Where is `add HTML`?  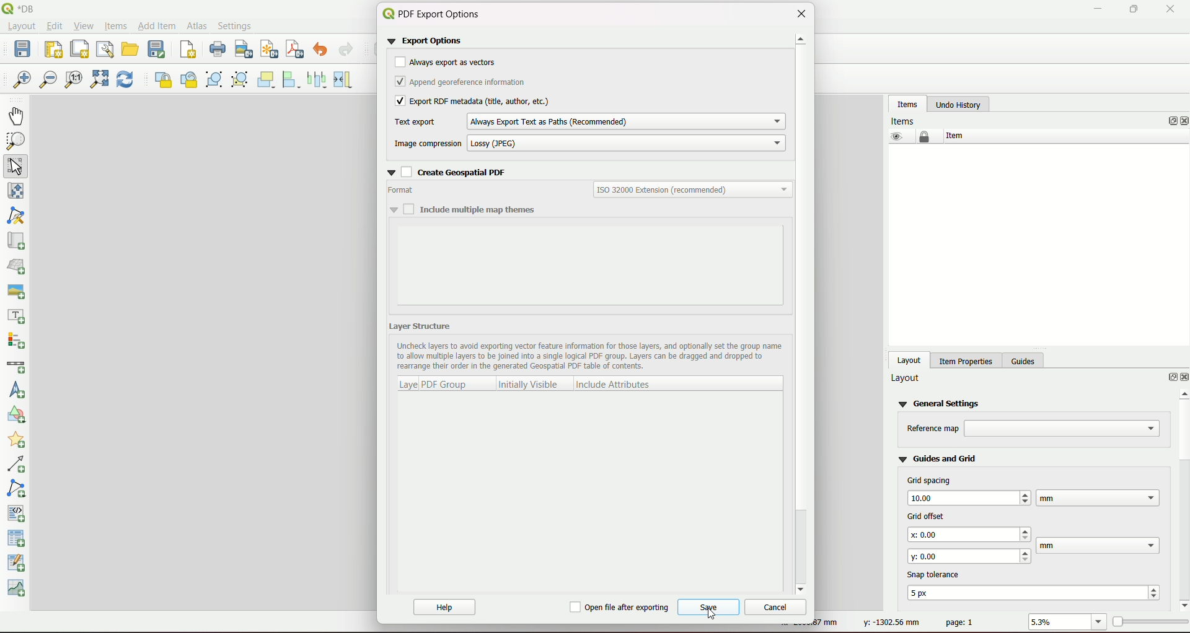
add HTML is located at coordinates (18, 512).